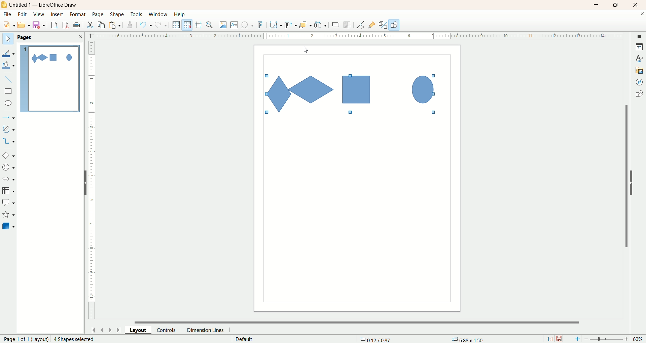 This screenshot has width=646, height=343. Describe the element at coordinates (376, 339) in the screenshot. I see `coordinates` at that location.